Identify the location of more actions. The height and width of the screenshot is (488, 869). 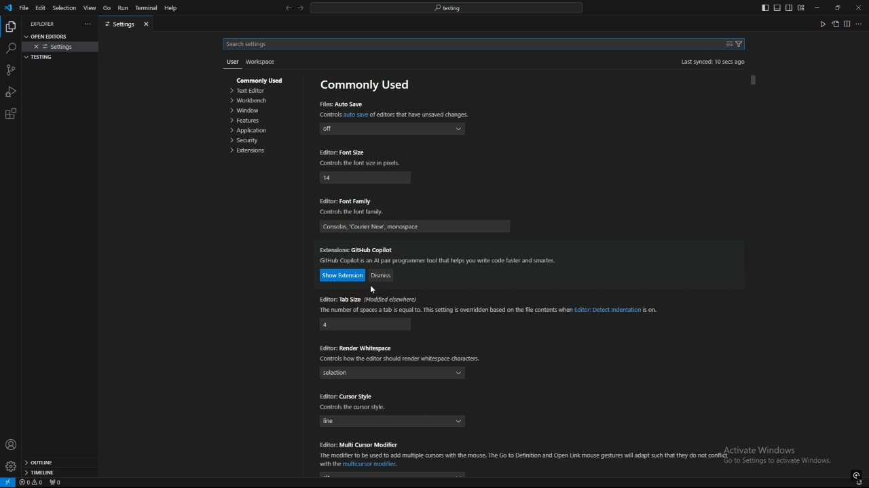
(859, 24).